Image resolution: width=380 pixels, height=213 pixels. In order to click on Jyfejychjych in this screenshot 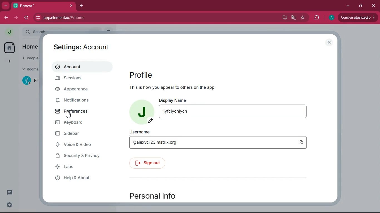, I will do `click(233, 111)`.